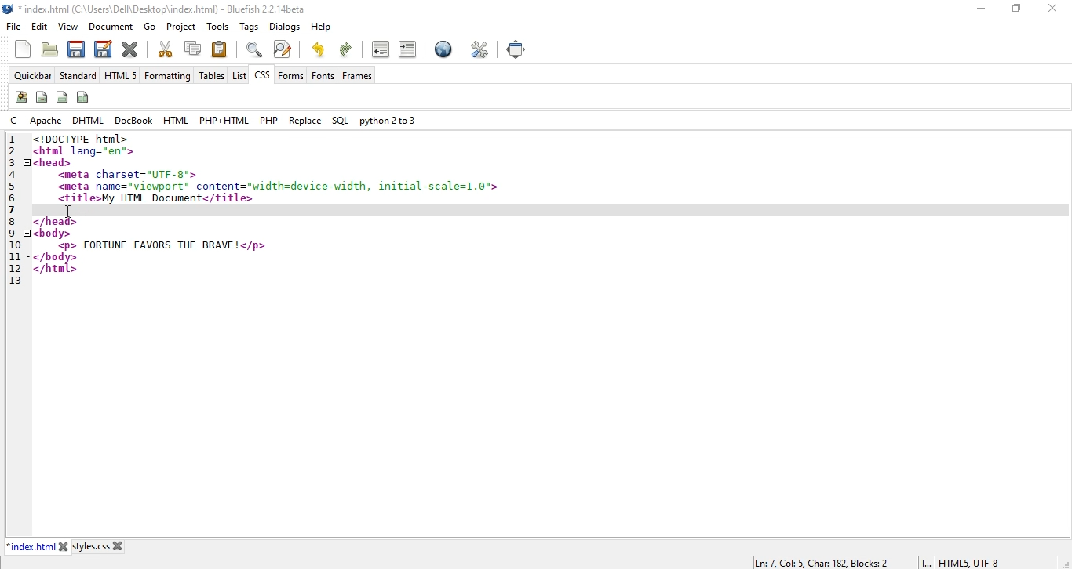  I want to click on edit, so click(39, 27).